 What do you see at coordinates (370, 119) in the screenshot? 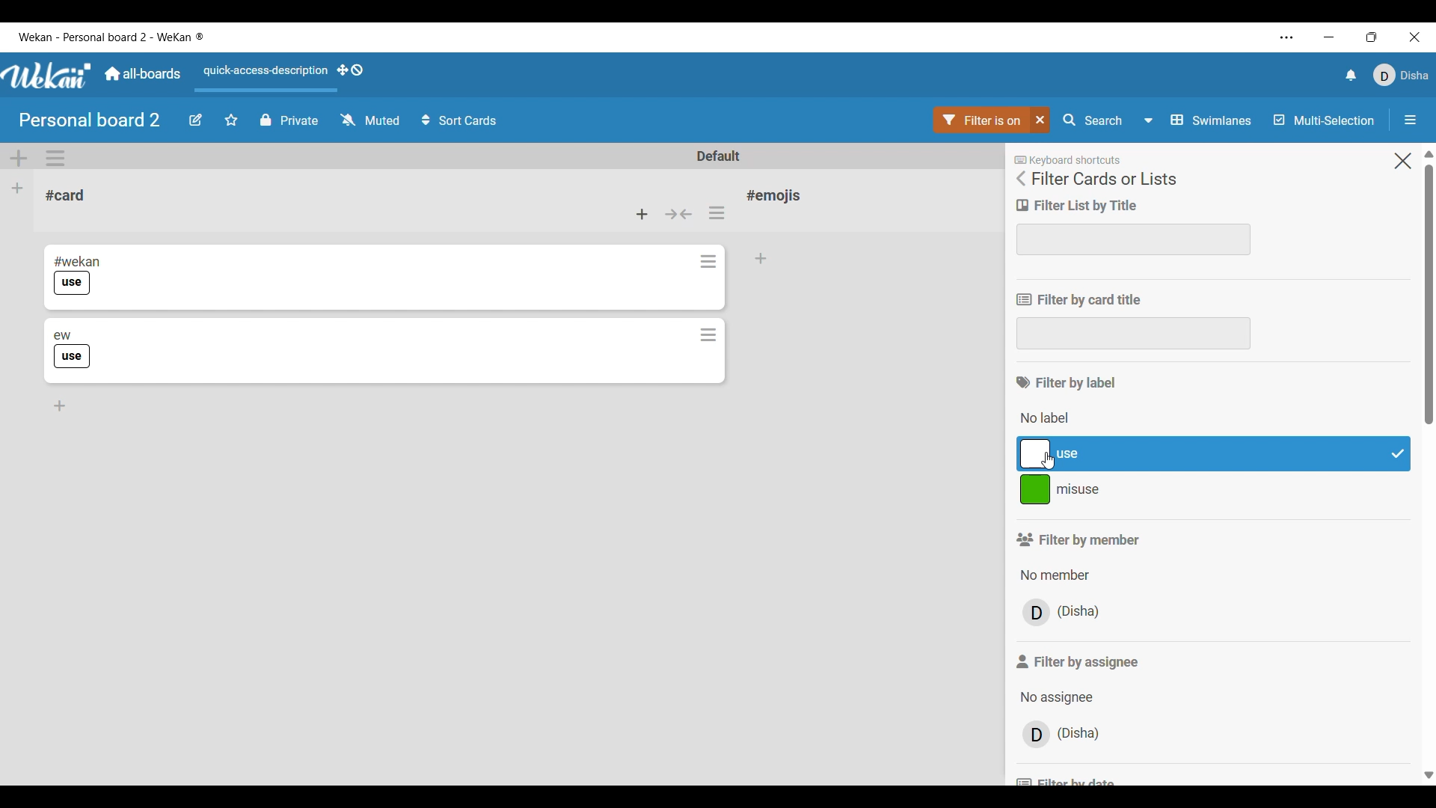
I see `Watch options` at bounding box center [370, 119].